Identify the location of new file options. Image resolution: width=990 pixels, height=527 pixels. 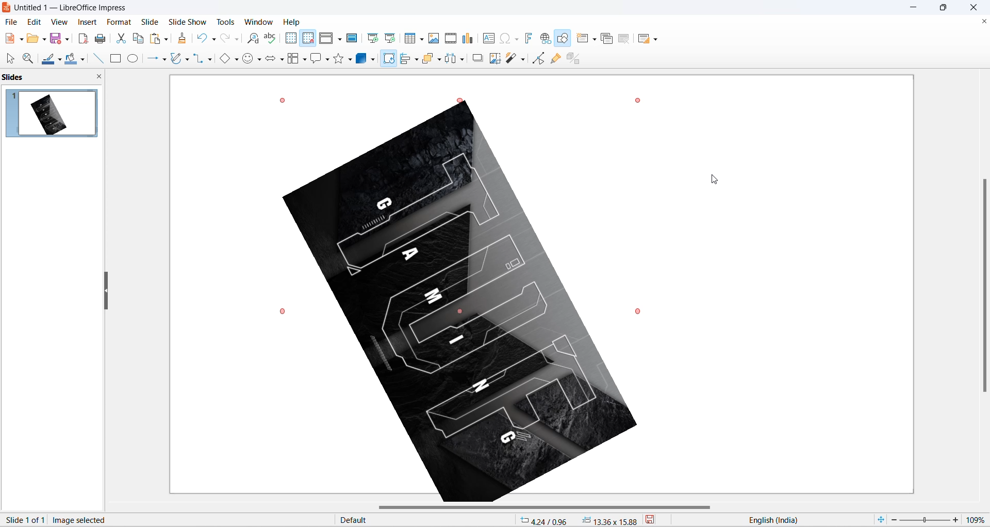
(22, 40).